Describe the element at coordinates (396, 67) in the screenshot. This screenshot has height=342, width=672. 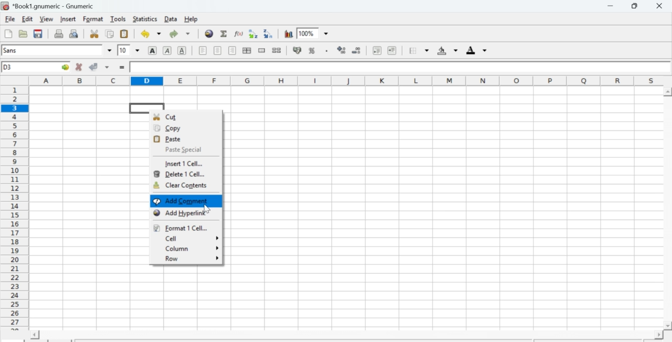
I see `Contents of the cell` at that location.